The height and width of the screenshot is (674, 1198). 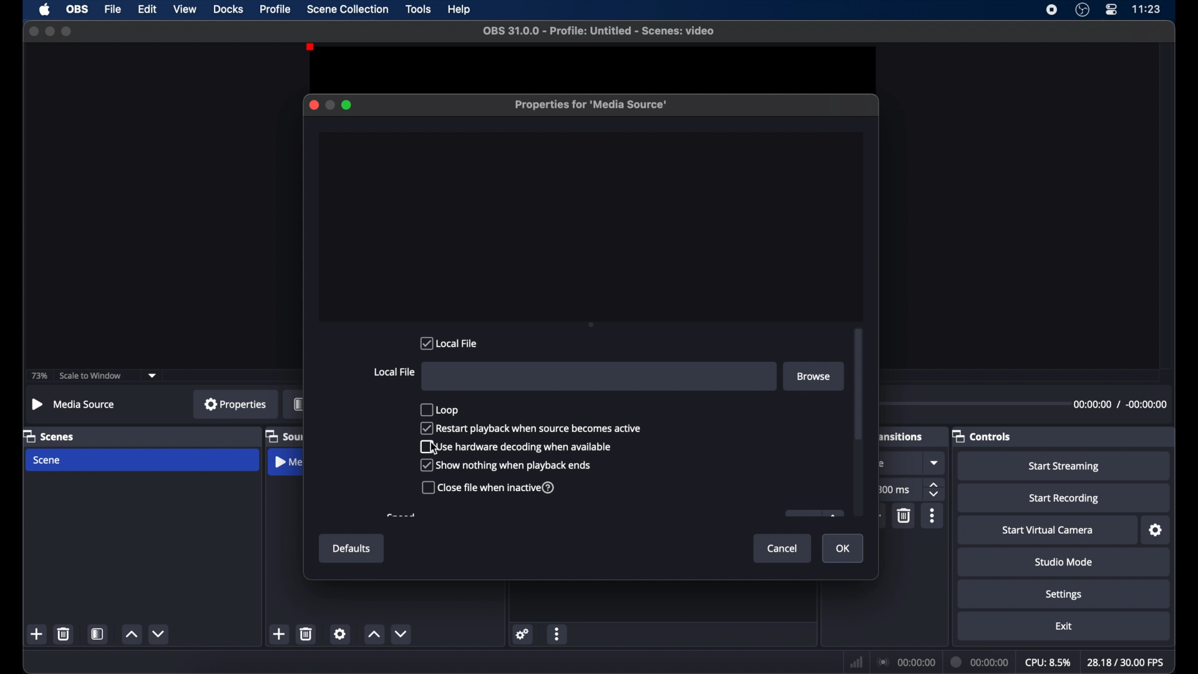 What do you see at coordinates (843, 549) in the screenshot?
I see `ok` at bounding box center [843, 549].